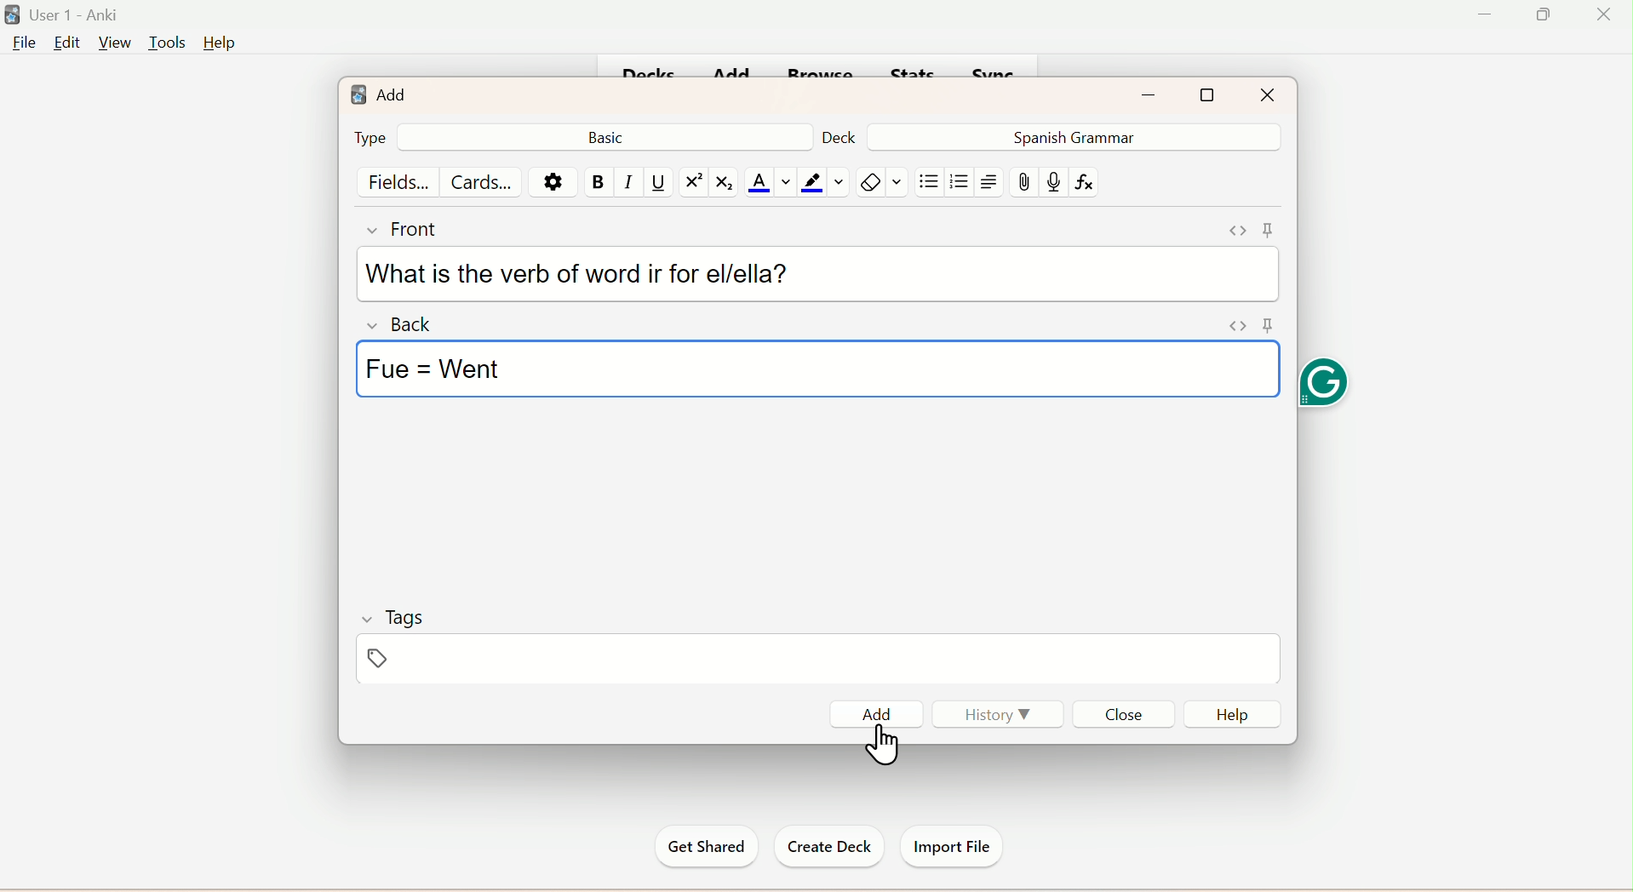  Describe the element at coordinates (1330, 377) in the screenshot. I see `Grammarly` at that location.